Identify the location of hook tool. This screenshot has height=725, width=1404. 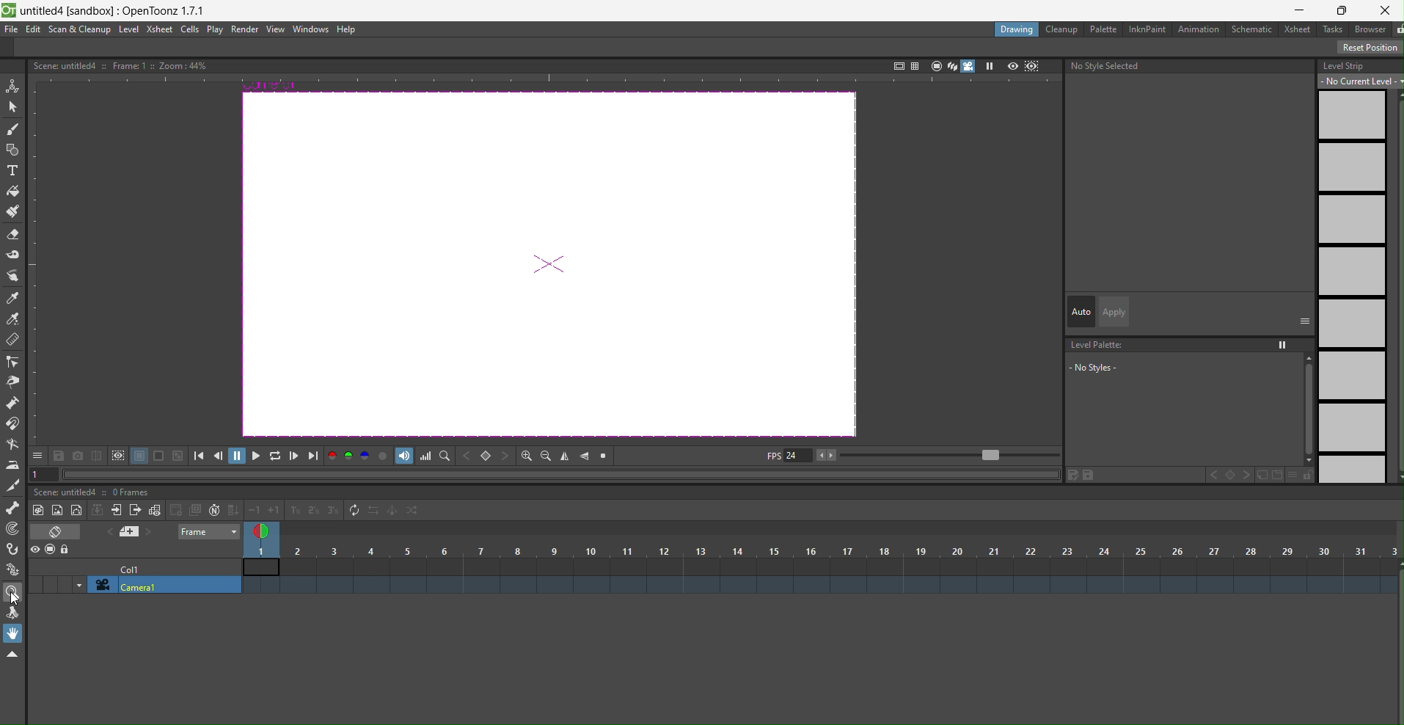
(13, 549).